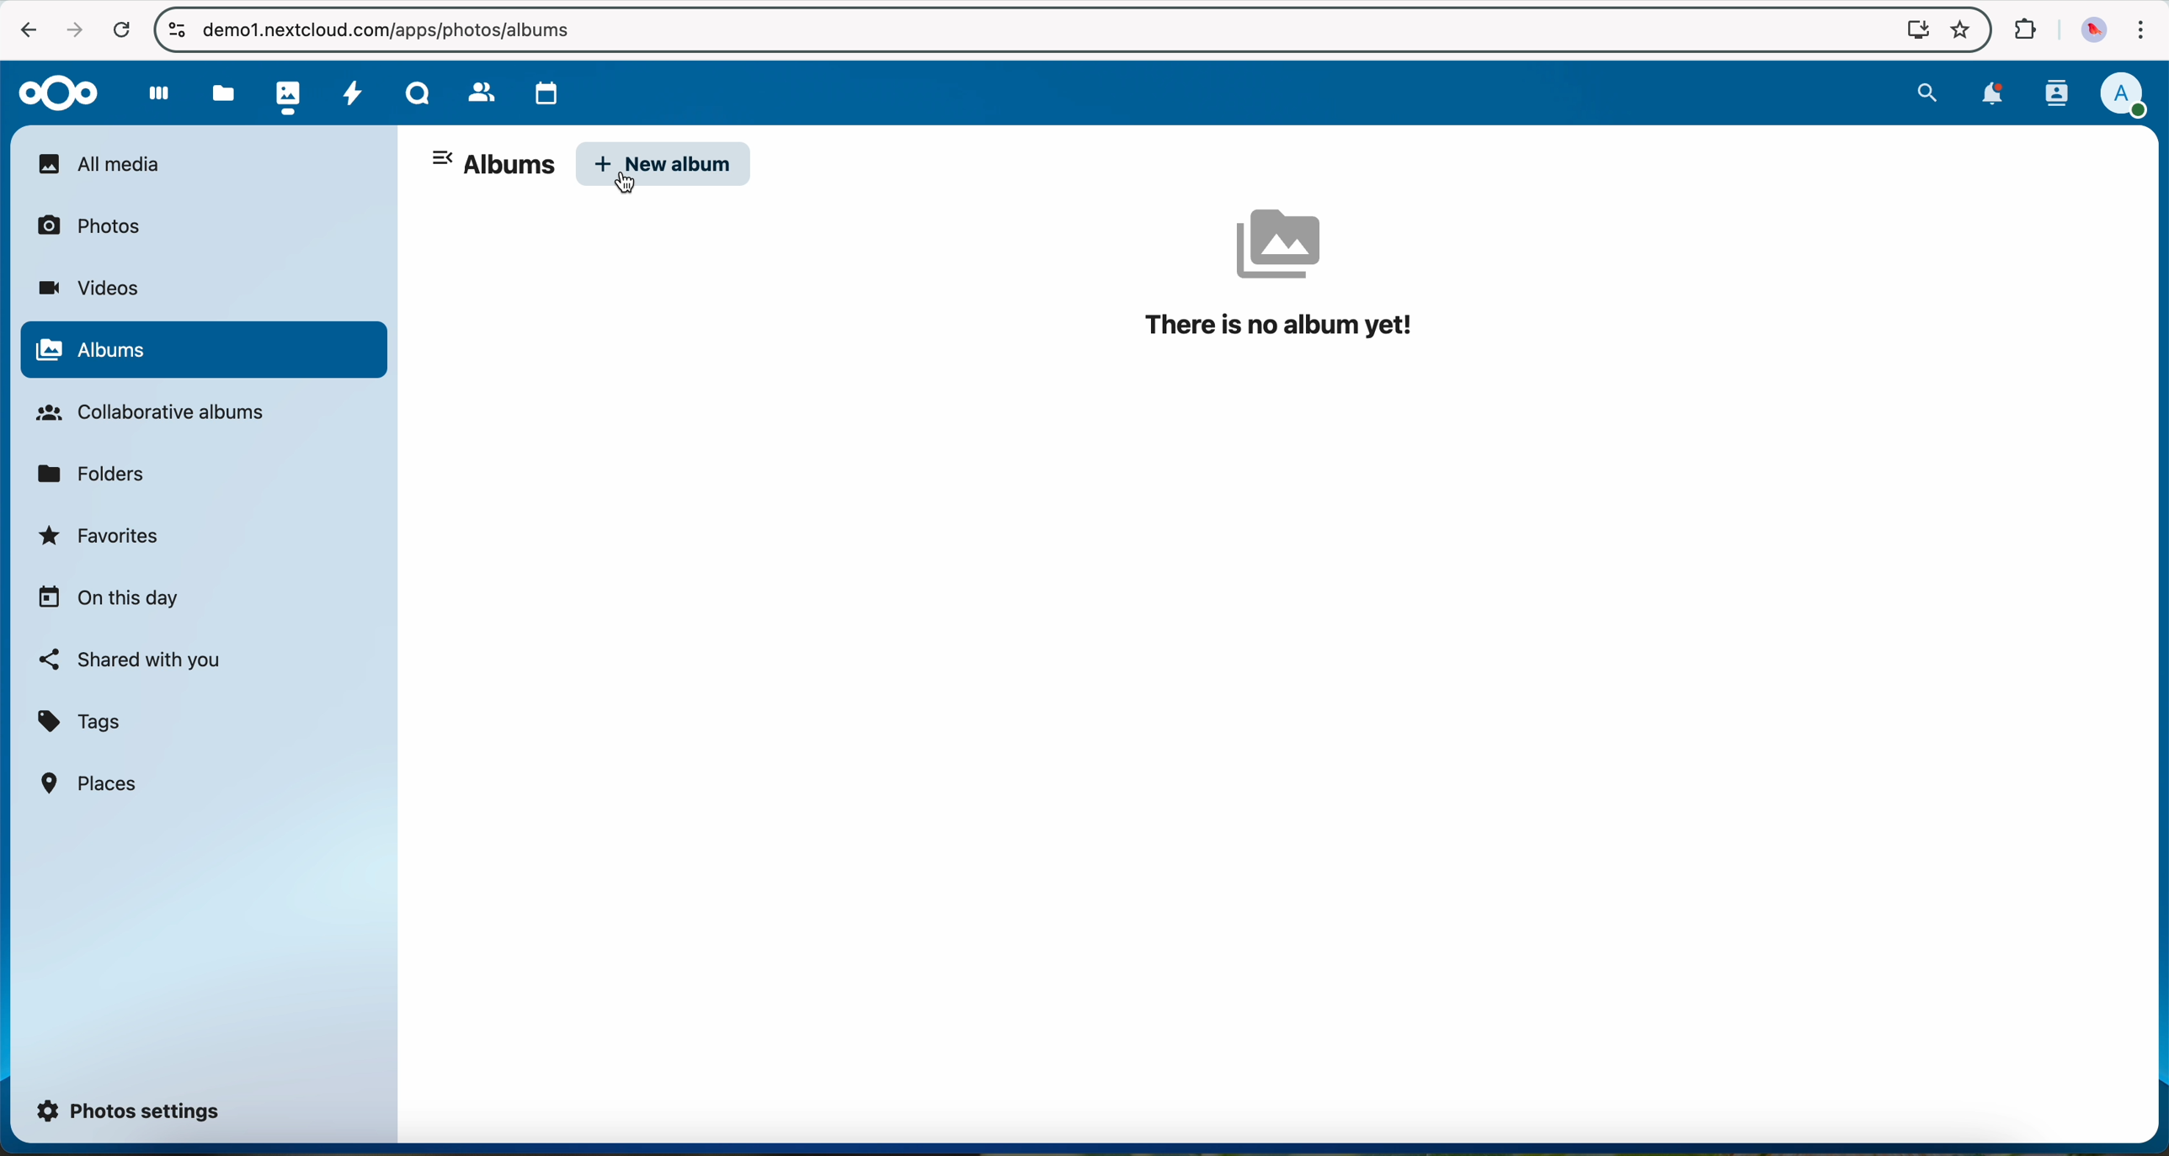  Describe the element at coordinates (202, 163) in the screenshot. I see `all media` at that location.